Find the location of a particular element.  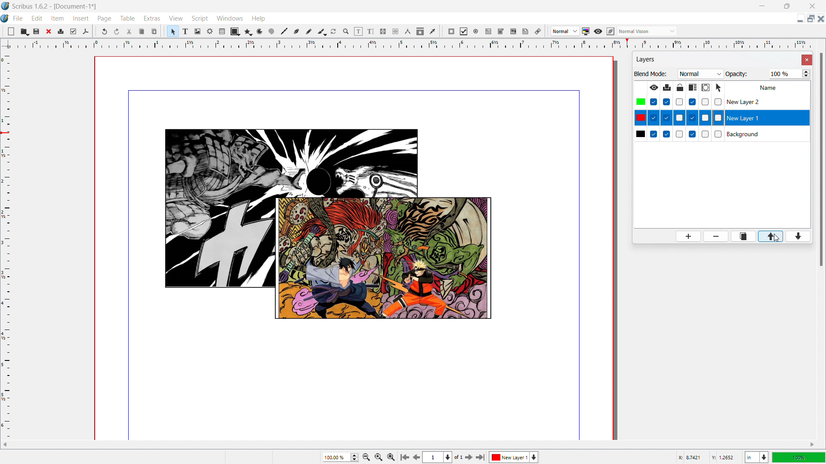

arc is located at coordinates (260, 31).